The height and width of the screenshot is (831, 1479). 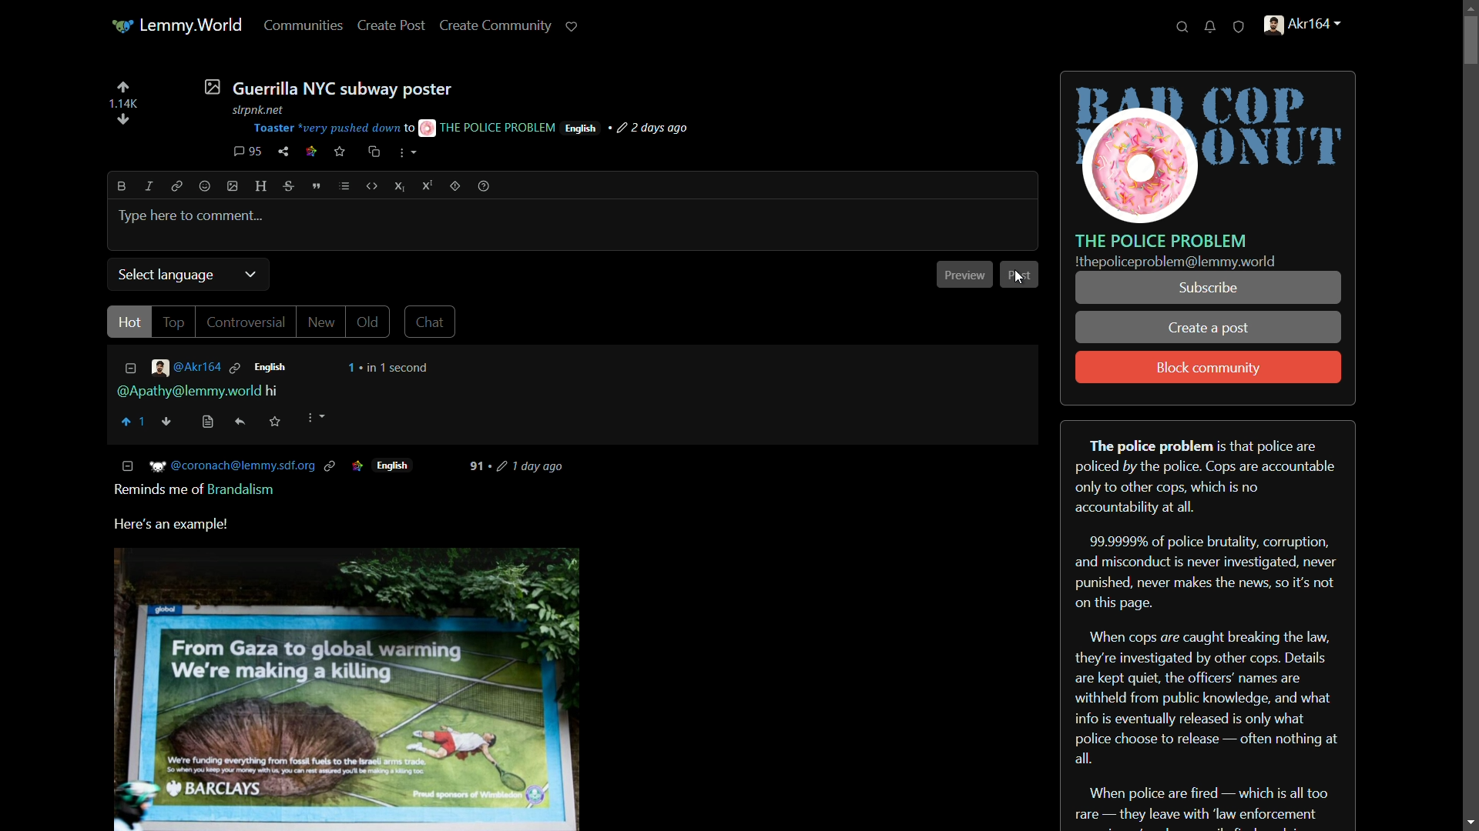 What do you see at coordinates (572, 26) in the screenshot?
I see `support lemmy.world` at bounding box center [572, 26].